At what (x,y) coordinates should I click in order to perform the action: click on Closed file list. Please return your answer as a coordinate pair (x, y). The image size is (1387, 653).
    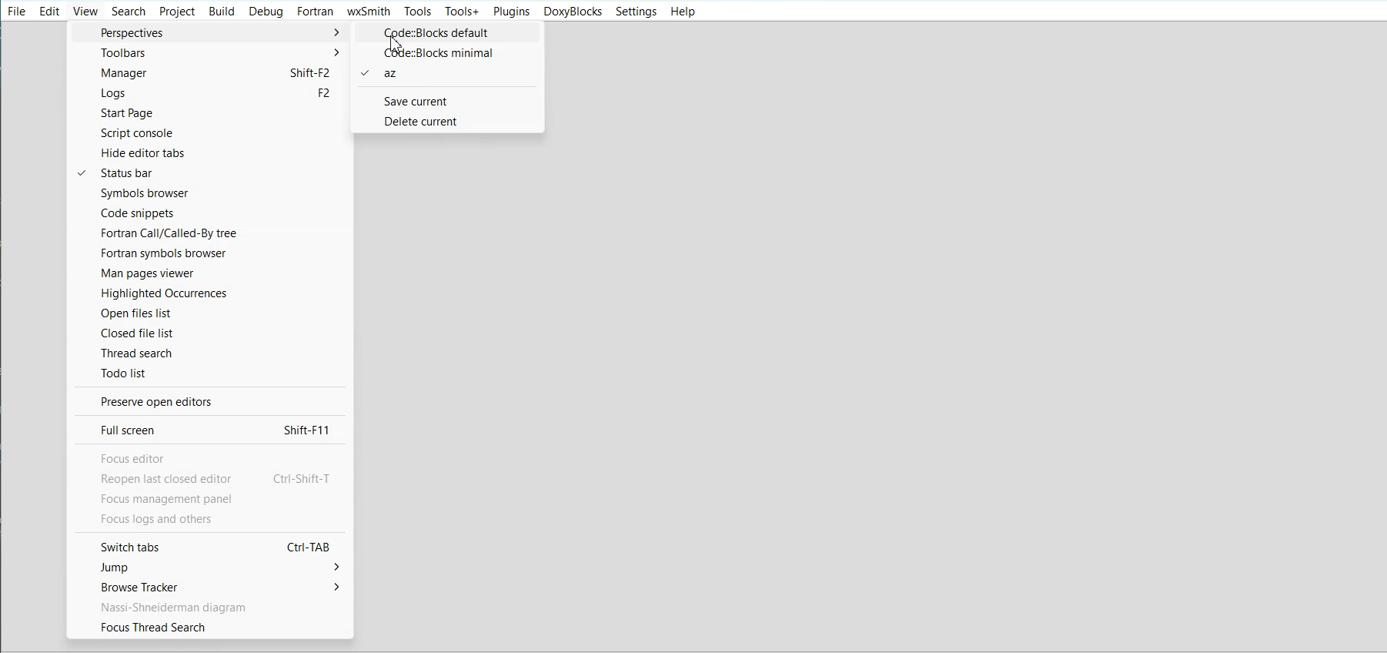
    Looking at the image, I should click on (209, 333).